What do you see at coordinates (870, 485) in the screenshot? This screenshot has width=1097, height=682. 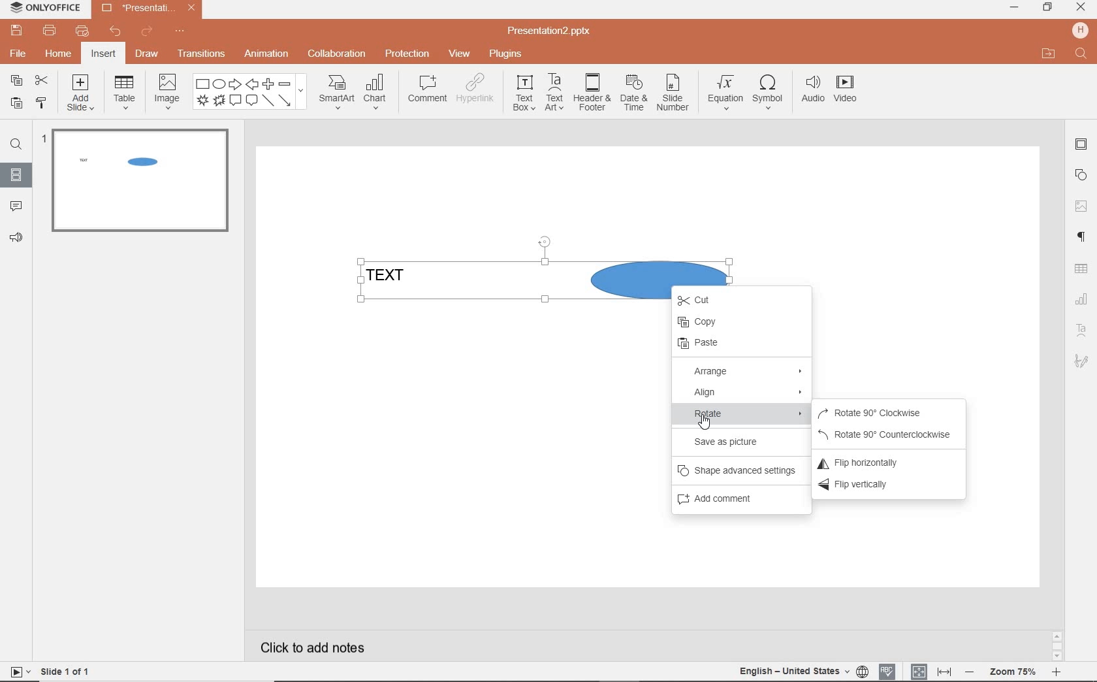 I see `FLIP VERTICALLY` at bounding box center [870, 485].